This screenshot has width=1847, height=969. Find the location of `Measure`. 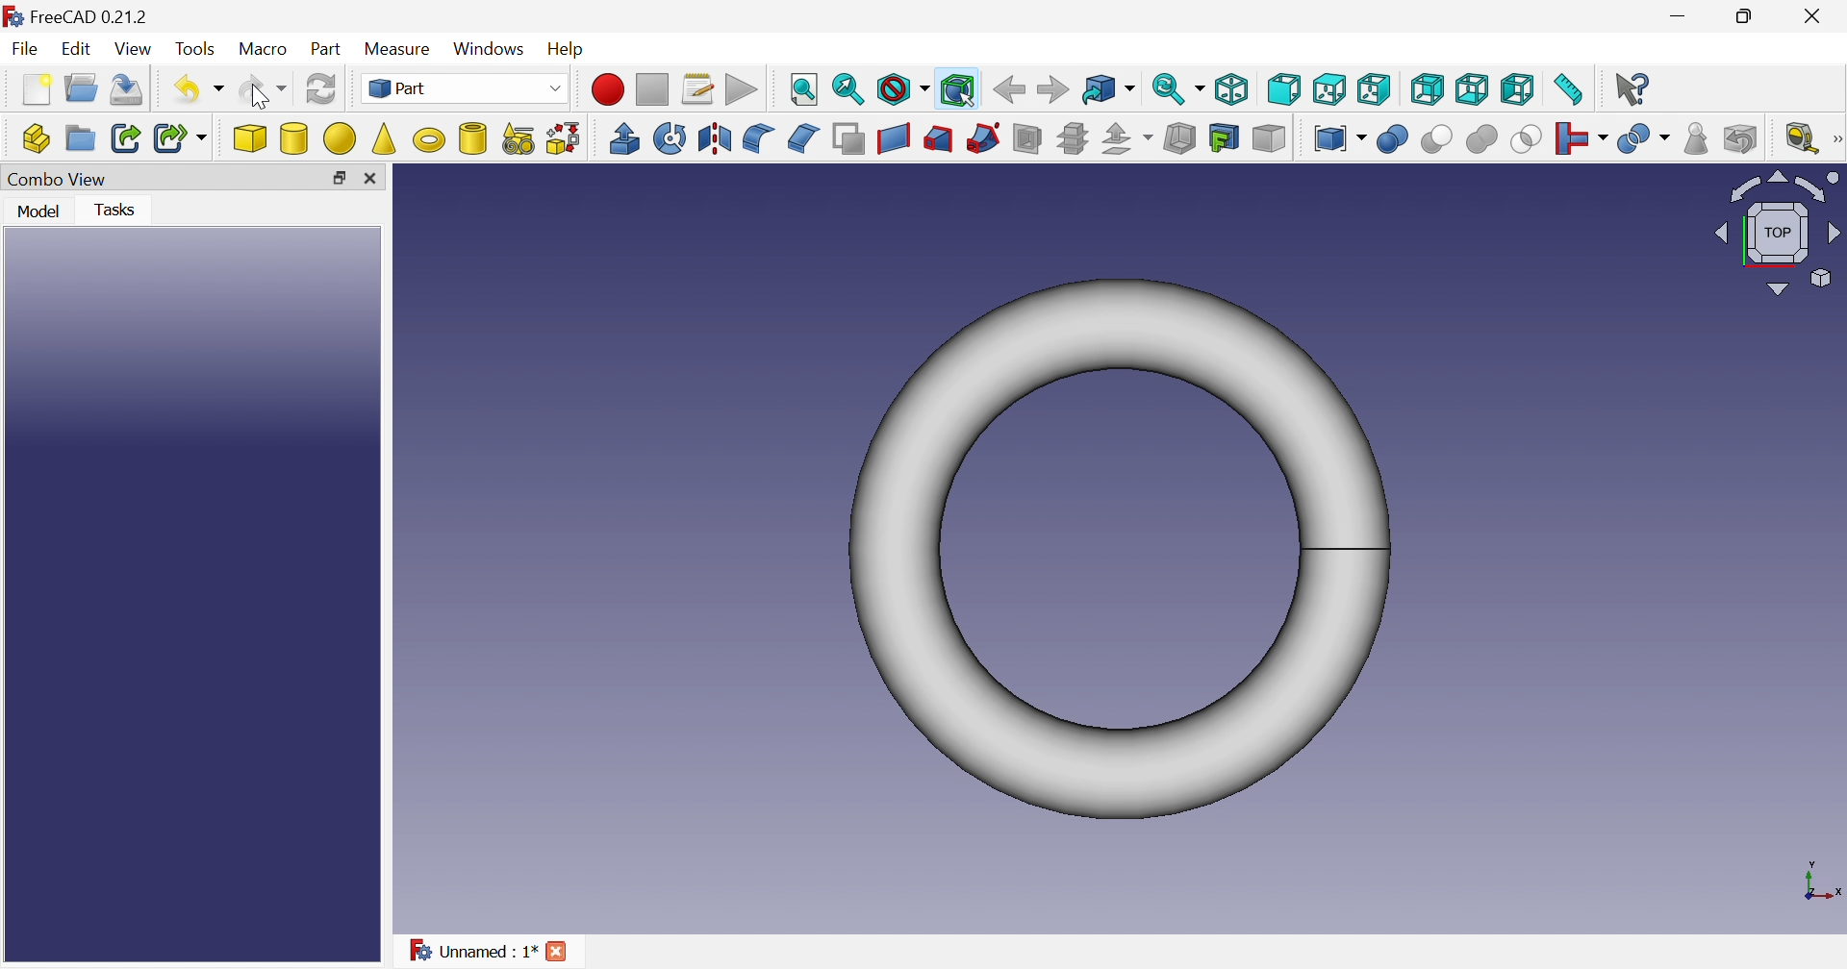

Measure is located at coordinates (1835, 143).